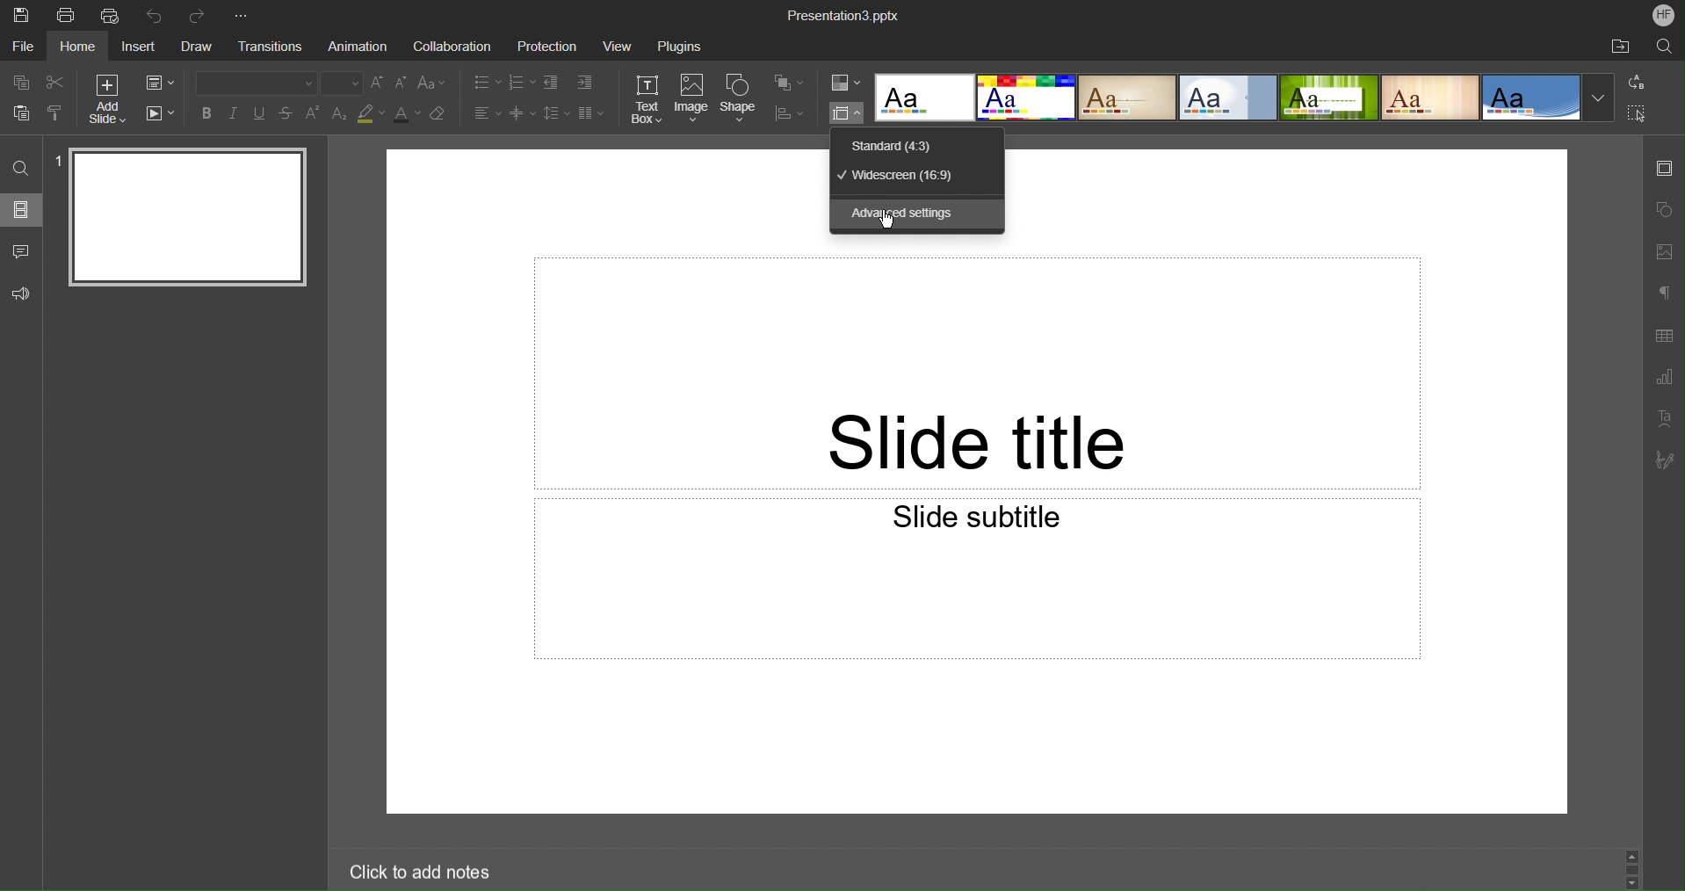  Describe the element at coordinates (790, 113) in the screenshot. I see `Align` at that location.